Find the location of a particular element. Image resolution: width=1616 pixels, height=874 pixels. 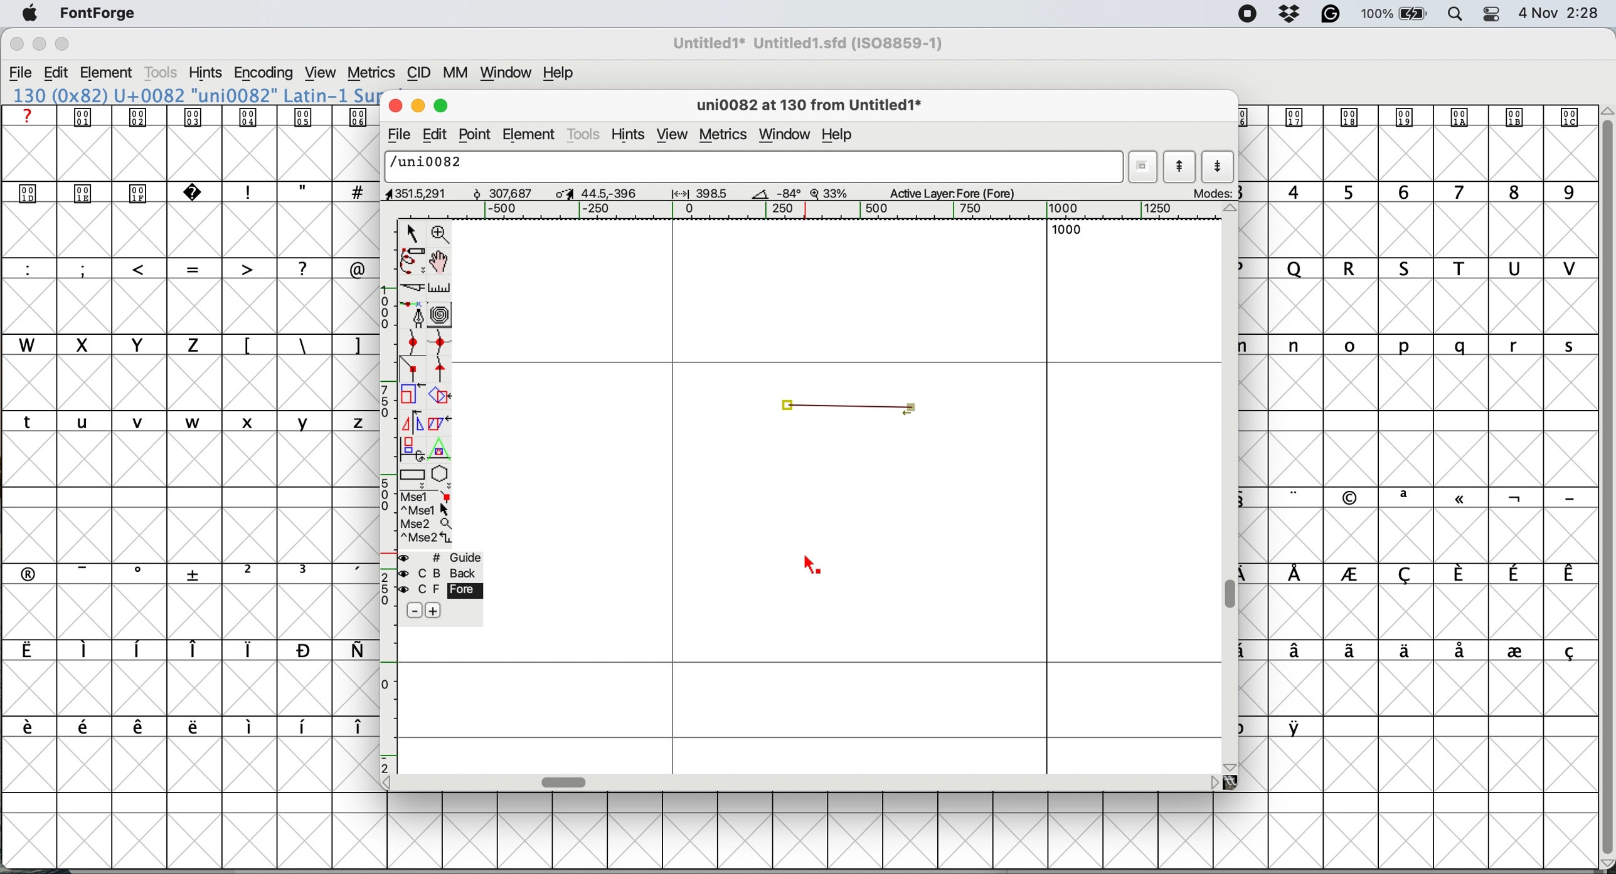

maximise is located at coordinates (444, 103).